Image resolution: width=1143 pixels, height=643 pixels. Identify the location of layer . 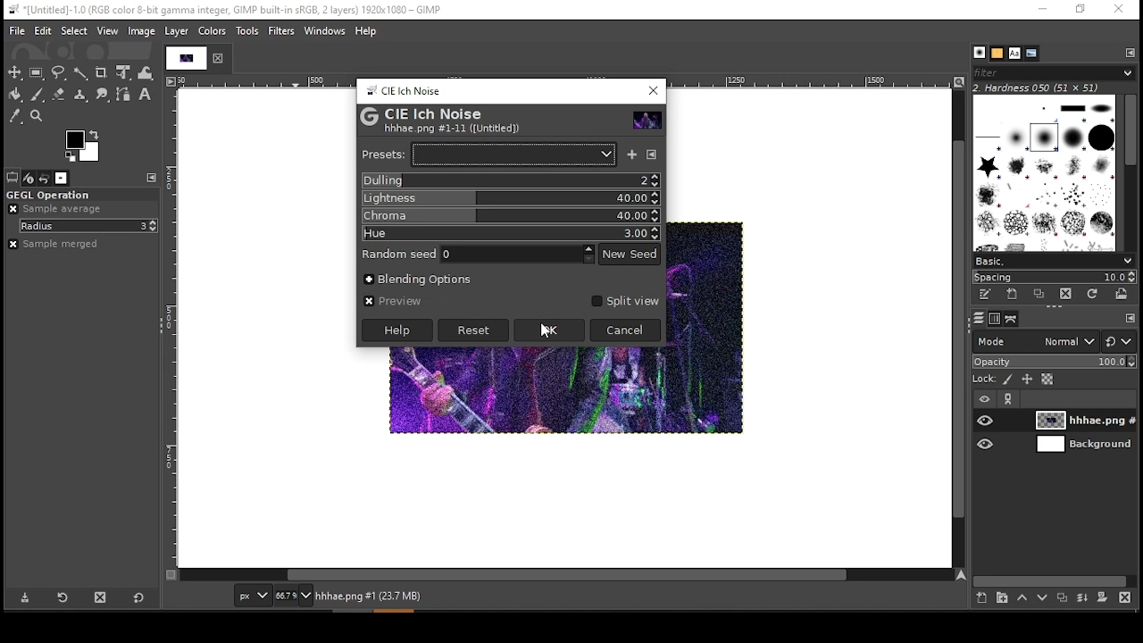
(1074, 421).